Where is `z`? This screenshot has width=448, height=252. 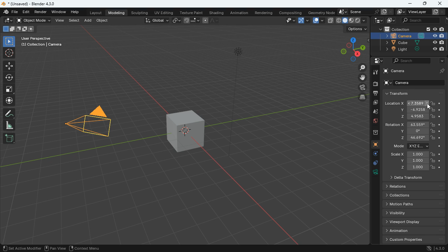
z is located at coordinates (413, 116).